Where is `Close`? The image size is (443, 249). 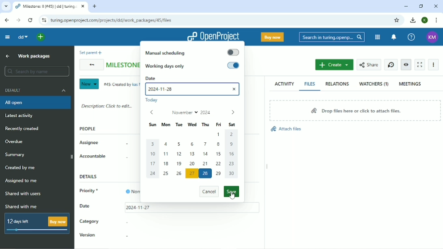 Close is located at coordinates (436, 6).